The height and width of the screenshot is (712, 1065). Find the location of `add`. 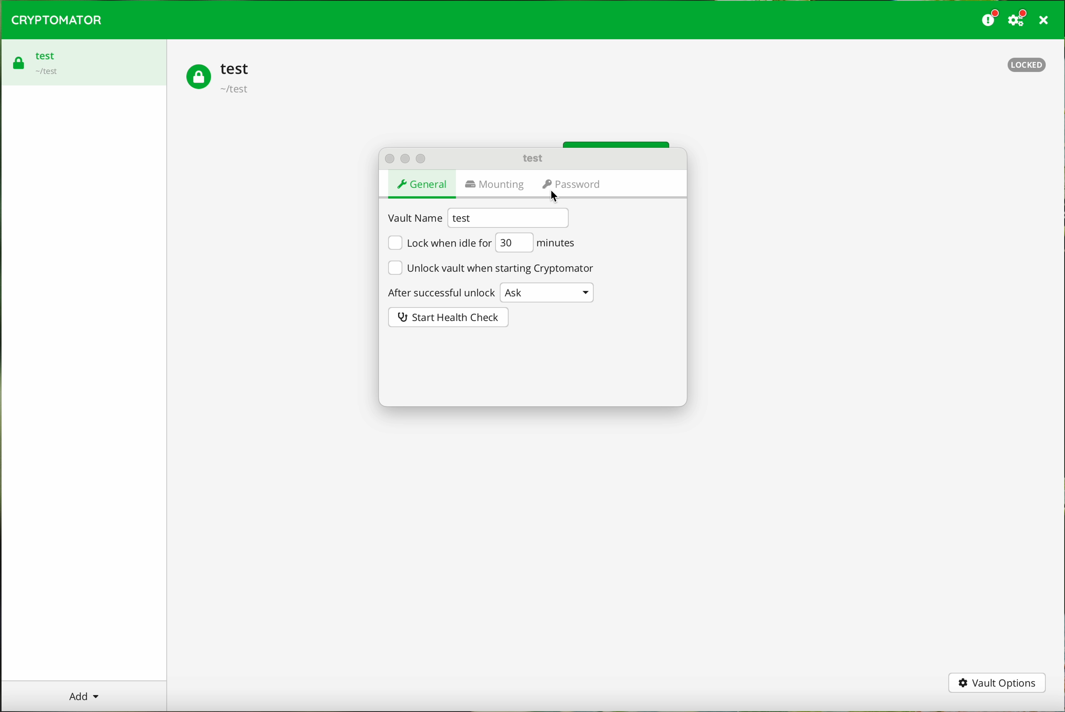

add is located at coordinates (82, 696).